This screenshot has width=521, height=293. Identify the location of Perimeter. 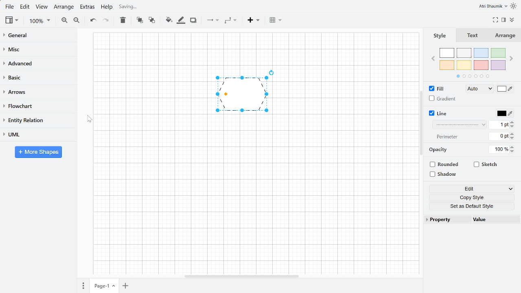
(448, 136).